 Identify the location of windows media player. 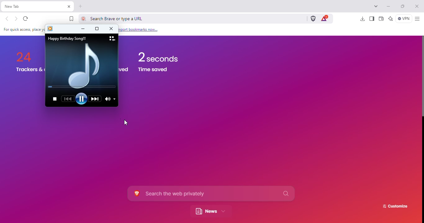
(50, 29).